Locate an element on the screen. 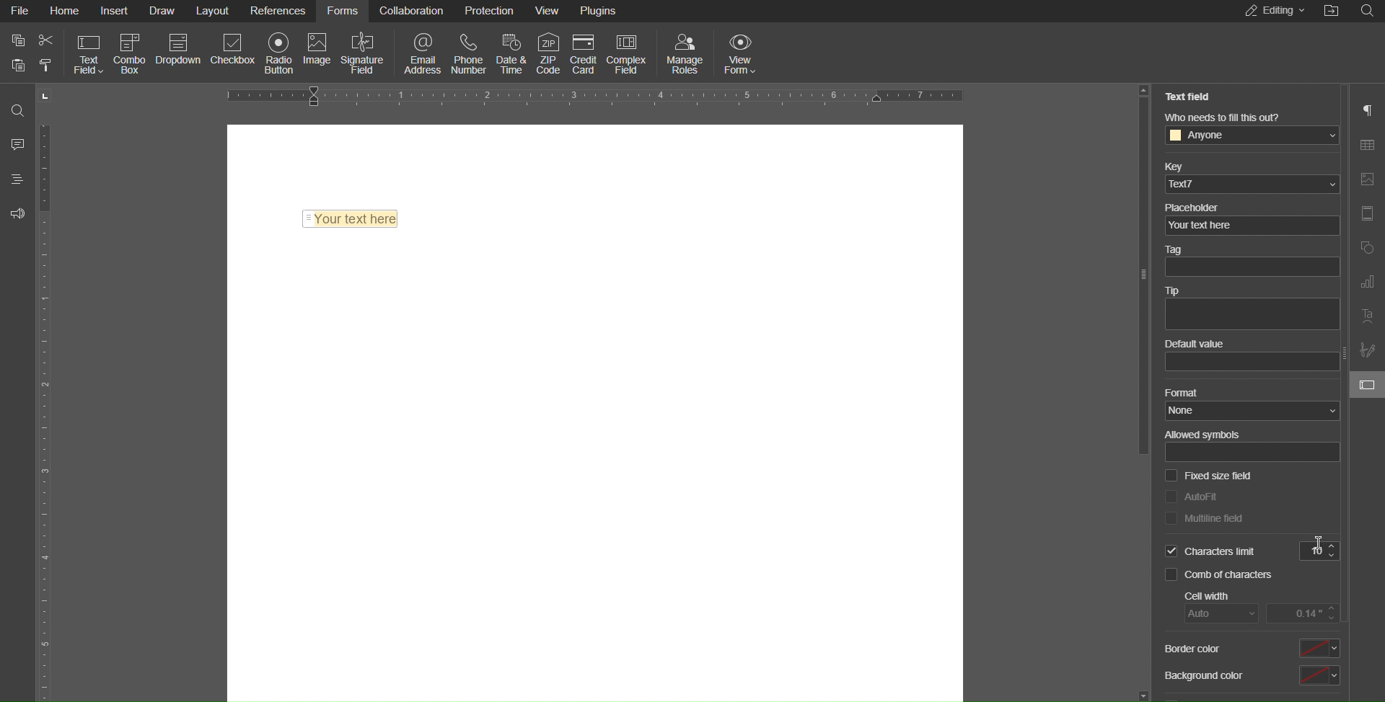 This screenshot has height=702, width=1385. Vertical Ruler is located at coordinates (47, 409).